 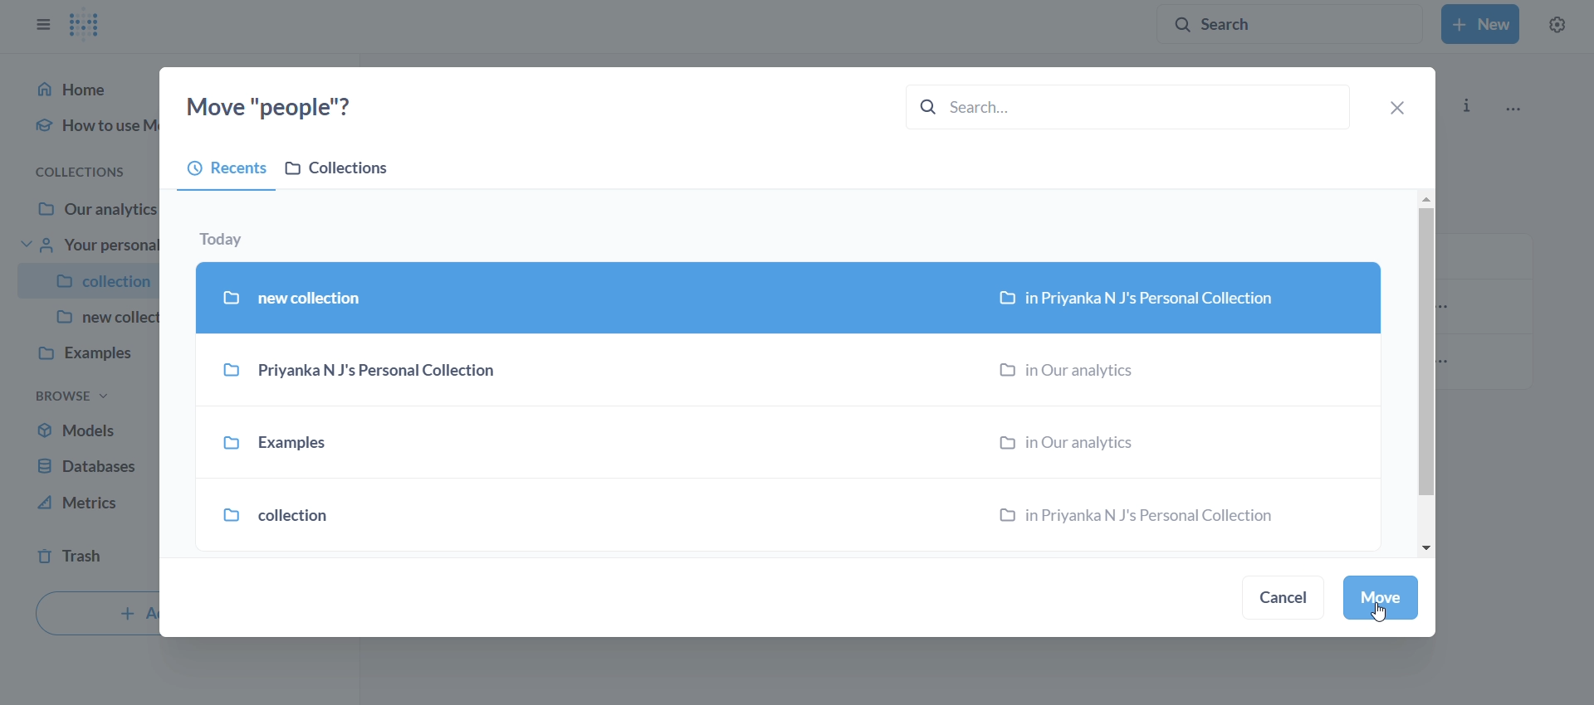 I want to click on collections, so click(x=86, y=172).